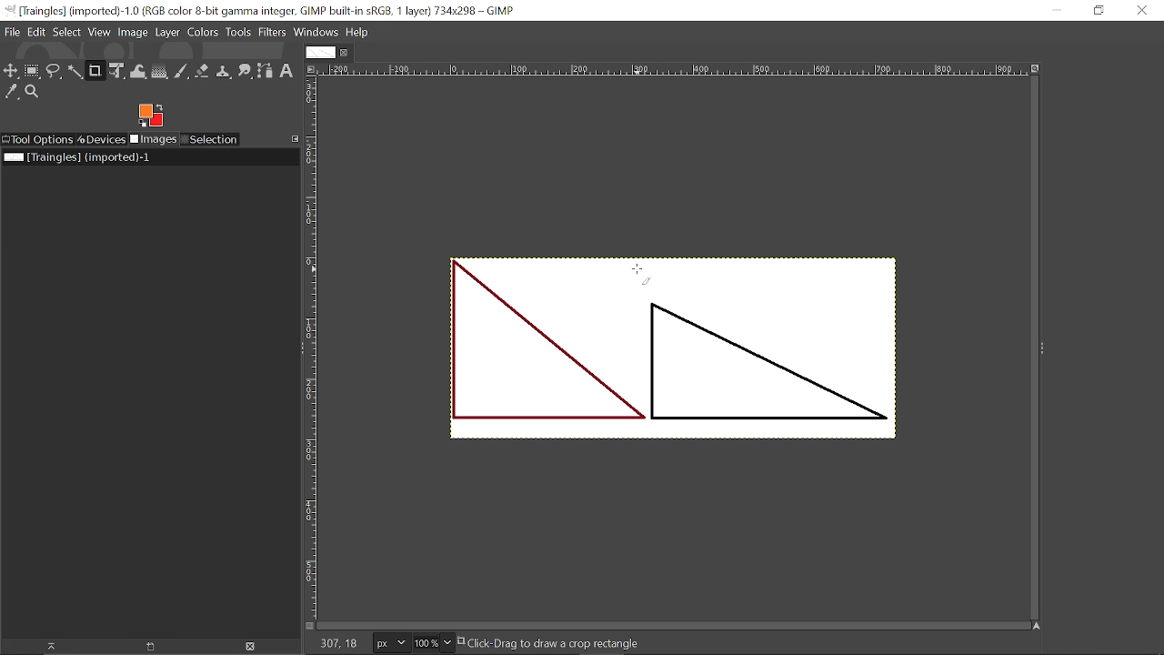 Image resolution: width=1164 pixels, height=655 pixels. What do you see at coordinates (55, 72) in the screenshot?
I see `Free select tool` at bounding box center [55, 72].